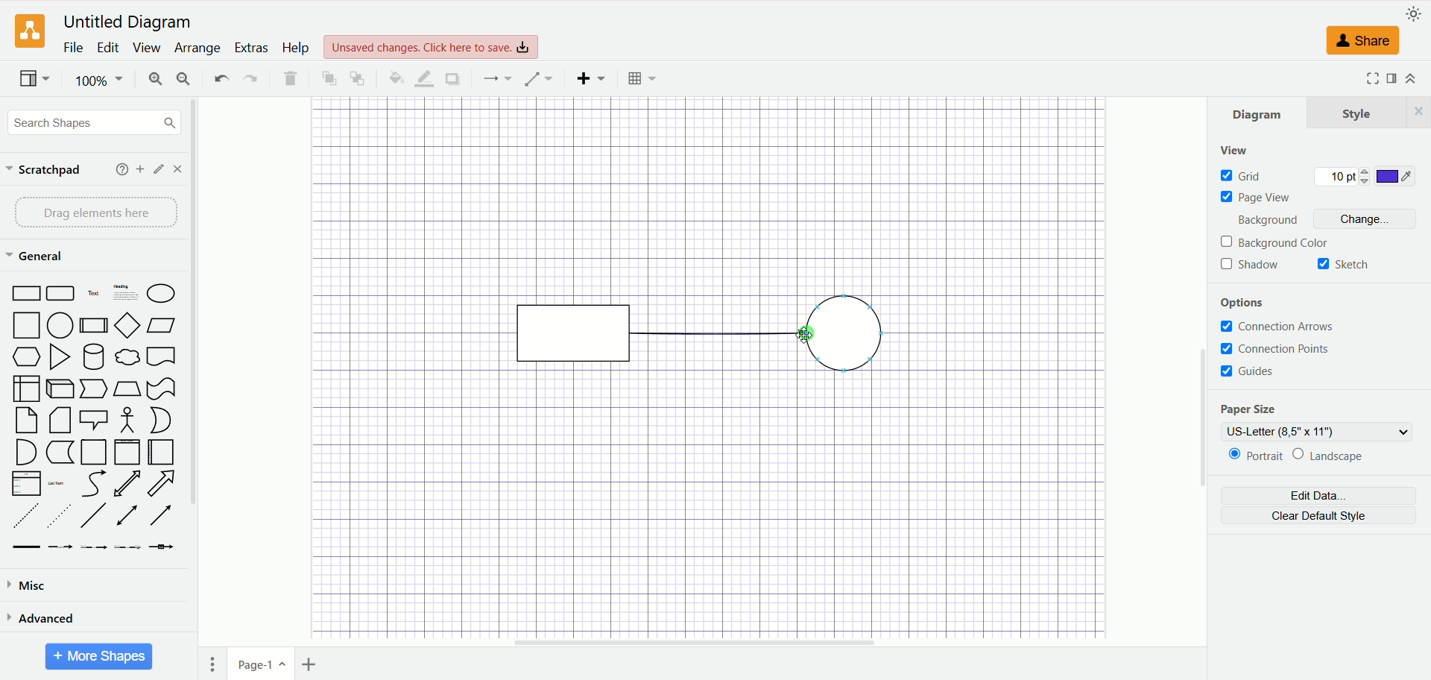 This screenshot has width=1431, height=680. I want to click on Circle, so click(63, 325).